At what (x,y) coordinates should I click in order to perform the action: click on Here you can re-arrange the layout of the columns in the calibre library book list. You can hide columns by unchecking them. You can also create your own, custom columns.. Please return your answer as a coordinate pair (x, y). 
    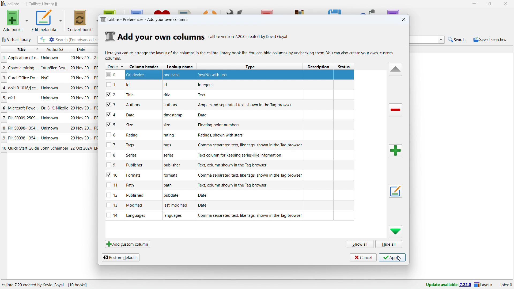
    Looking at the image, I should click on (250, 56).